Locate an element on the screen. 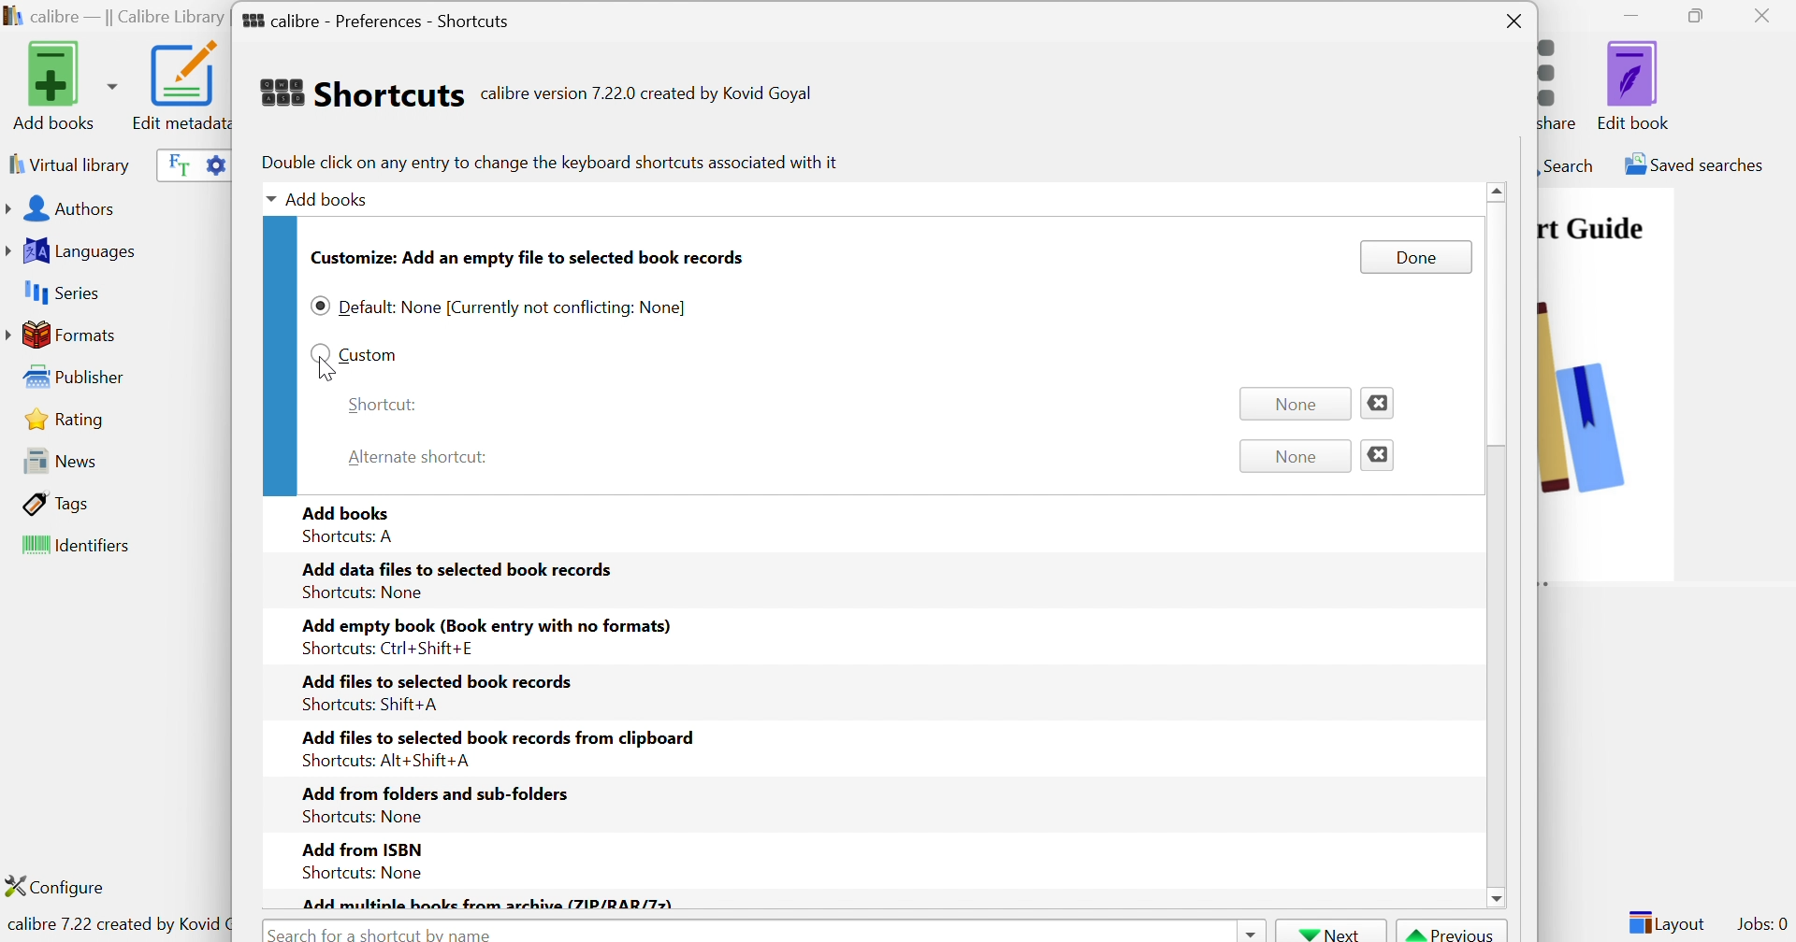 This screenshot has height=942, width=1796. Add from folders and sub-folders is located at coordinates (433, 792).